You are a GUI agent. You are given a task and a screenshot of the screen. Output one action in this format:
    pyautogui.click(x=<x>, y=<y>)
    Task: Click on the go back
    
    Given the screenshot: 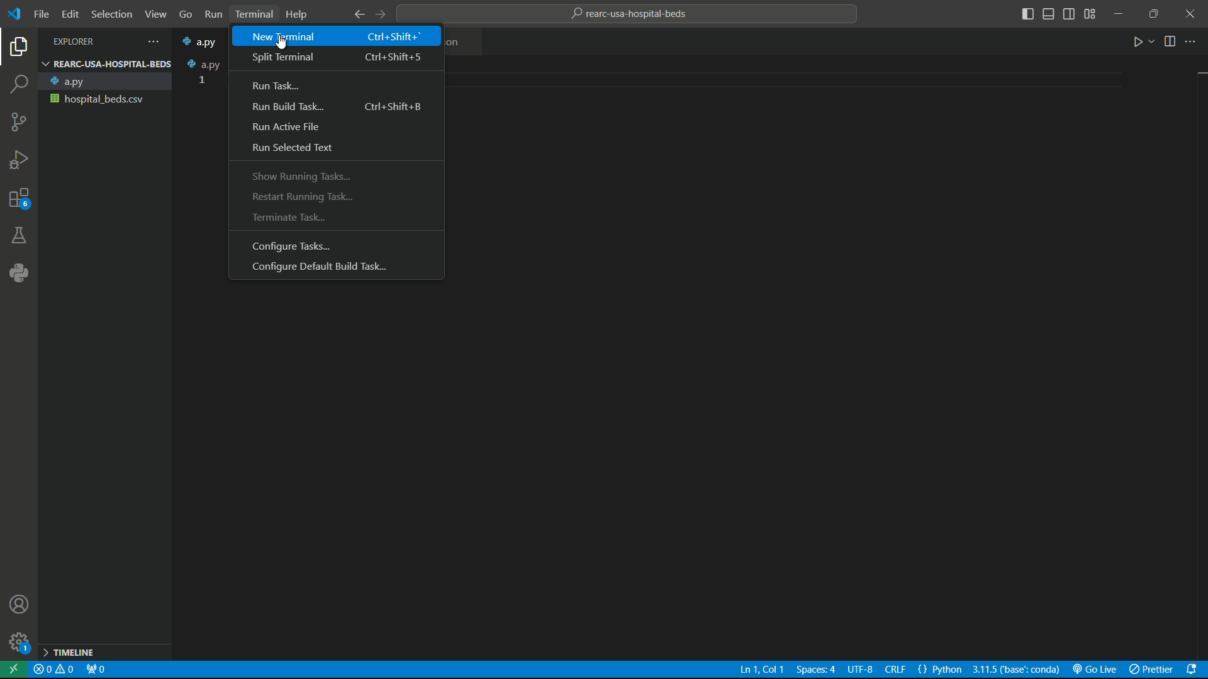 What is the action you would take?
    pyautogui.click(x=358, y=14)
    